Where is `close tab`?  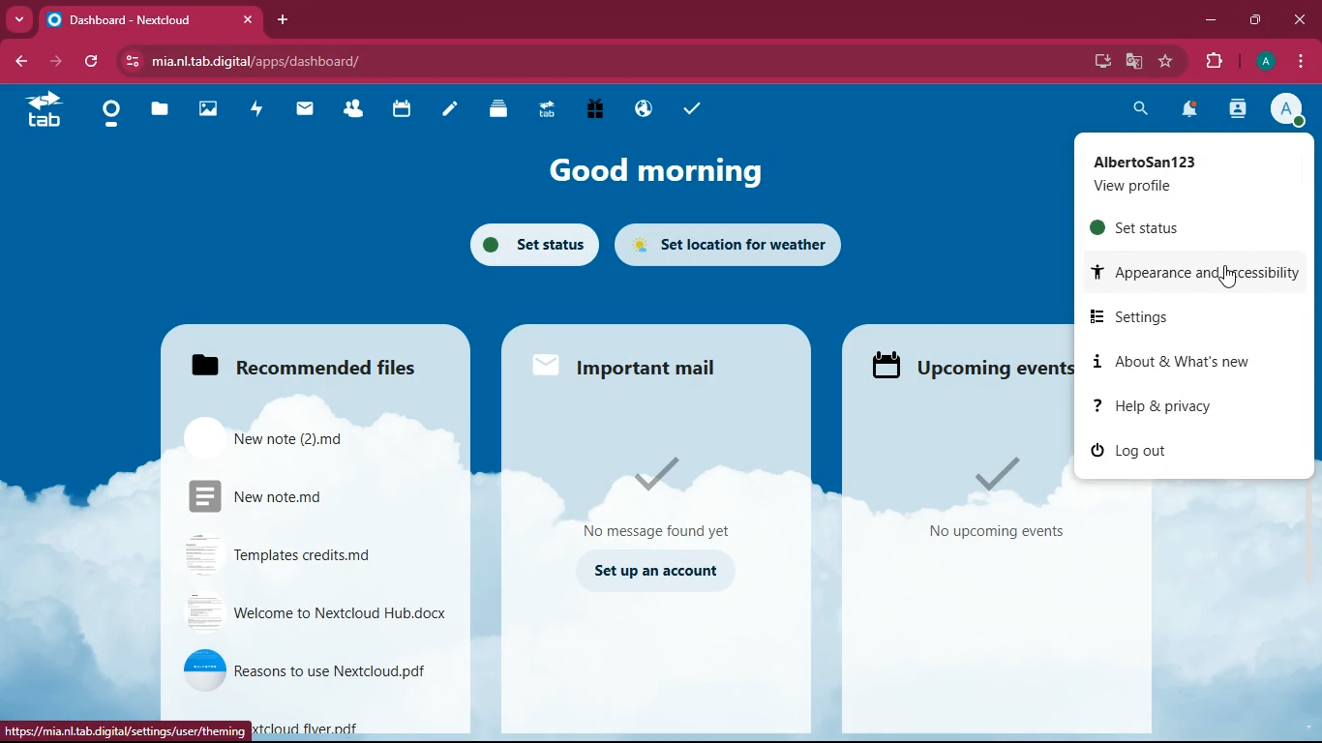 close tab is located at coordinates (248, 18).